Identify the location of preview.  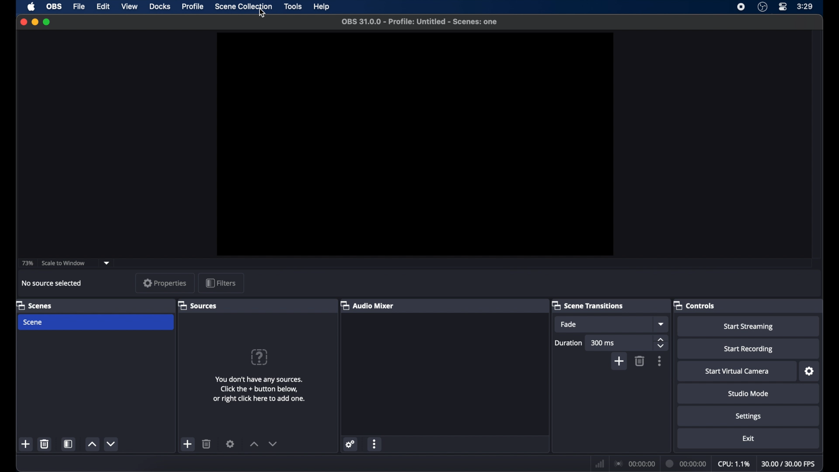
(416, 145).